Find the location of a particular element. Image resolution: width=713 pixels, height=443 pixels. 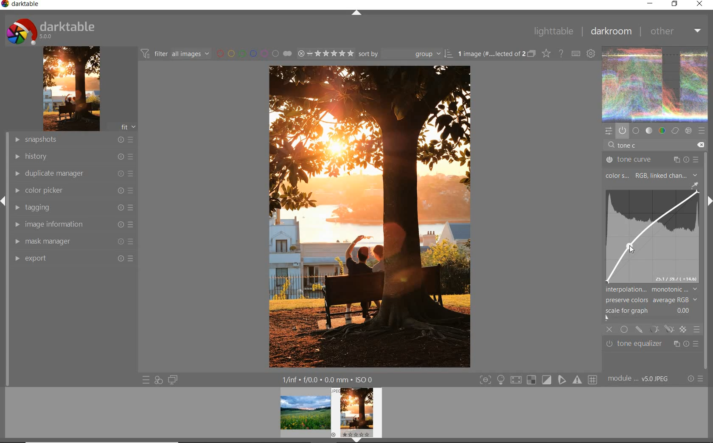

tagging is located at coordinates (72, 207).